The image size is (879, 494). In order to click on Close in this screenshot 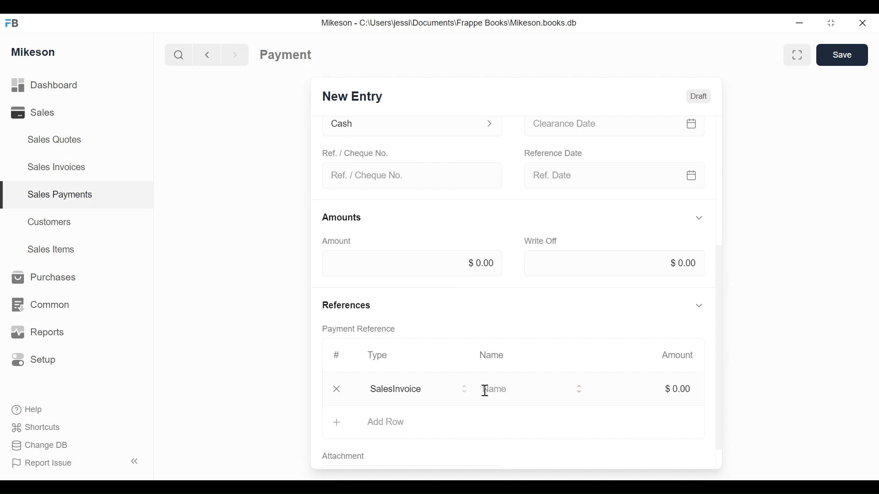, I will do `click(336, 389)`.